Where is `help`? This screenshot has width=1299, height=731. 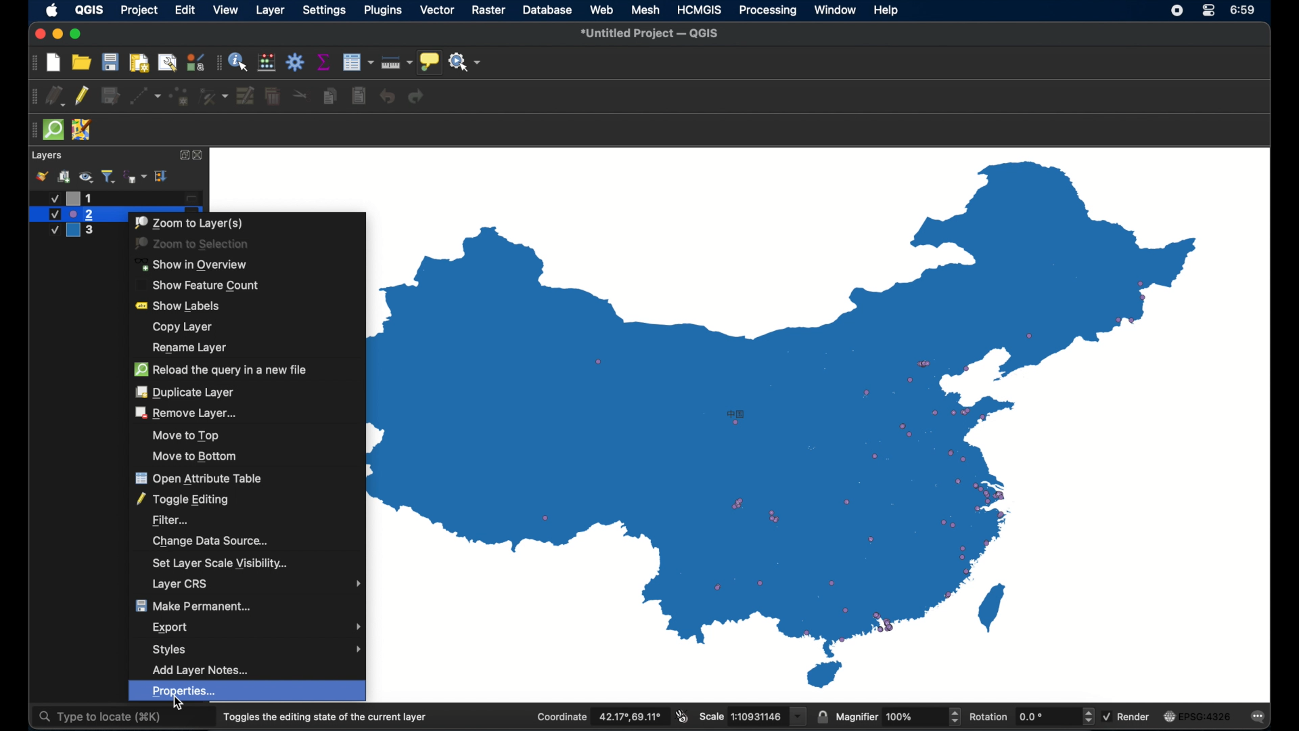 help is located at coordinates (887, 10).